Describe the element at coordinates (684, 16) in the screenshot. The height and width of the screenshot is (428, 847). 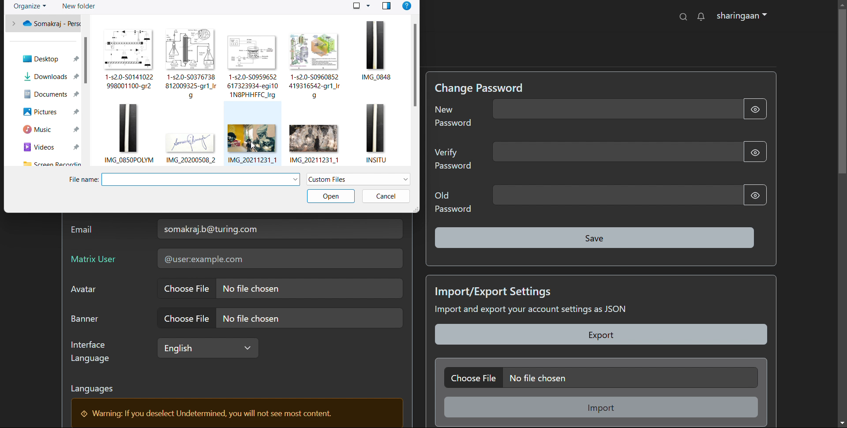
I see `search` at that location.